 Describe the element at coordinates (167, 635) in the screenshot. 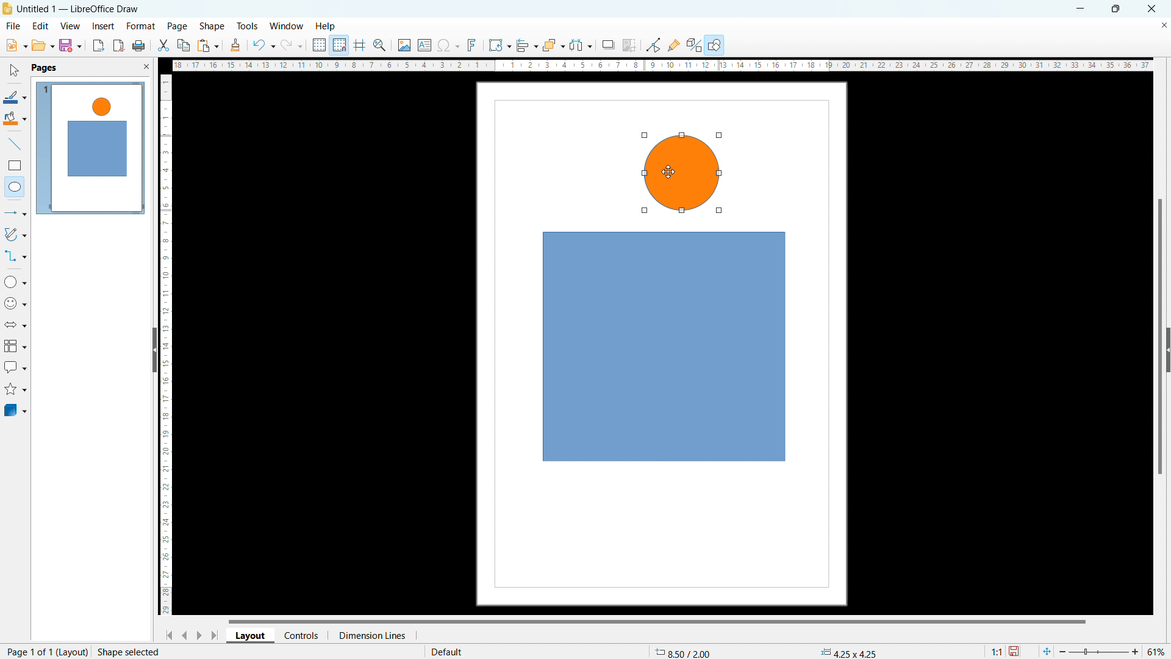

I see `go to first page` at that location.